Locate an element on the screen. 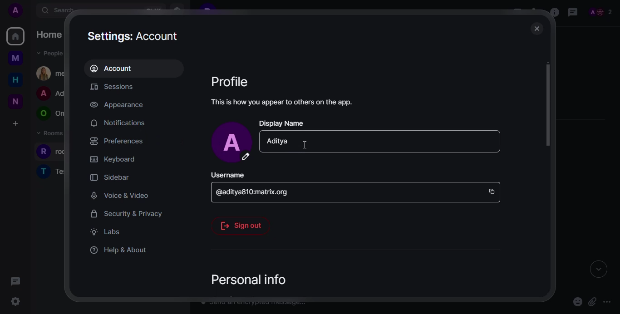  help & about is located at coordinates (118, 250).